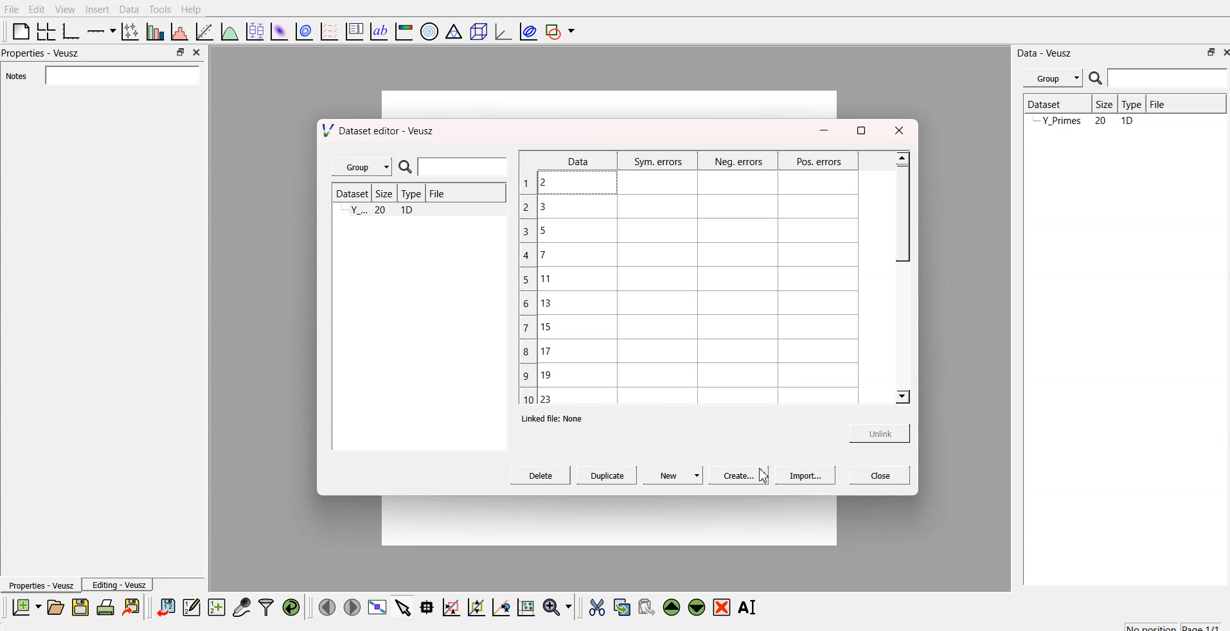  What do you see at coordinates (404, 166) in the screenshot?
I see `search icon` at bounding box center [404, 166].